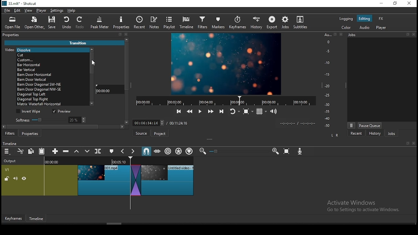 This screenshot has height=235, width=418. Describe the element at coordinates (7, 151) in the screenshot. I see `menu` at that location.